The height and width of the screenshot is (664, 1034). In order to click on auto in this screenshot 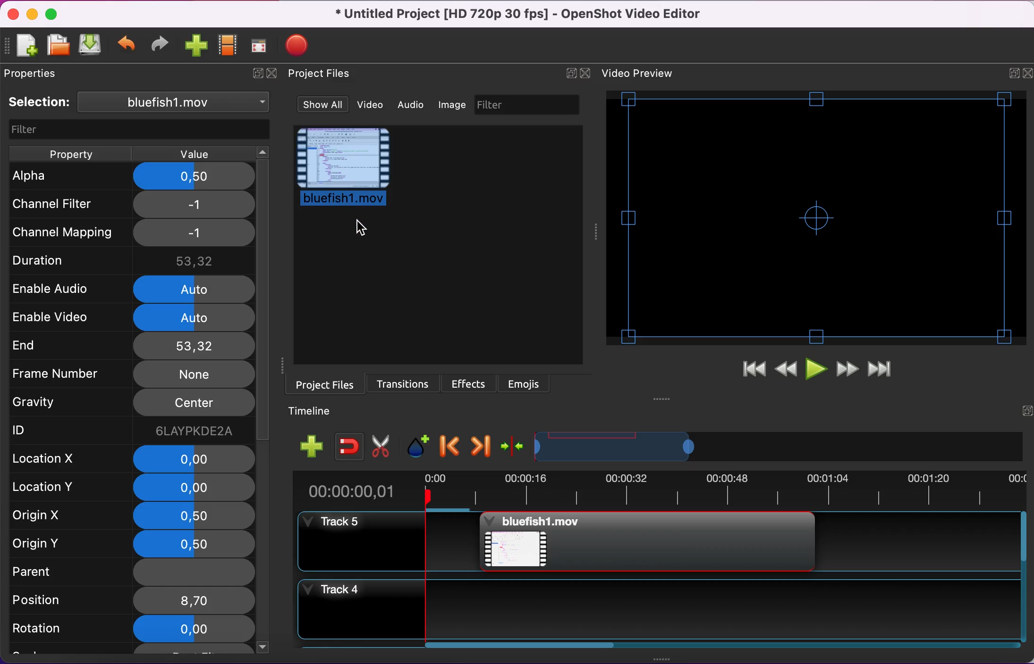, I will do `click(195, 289)`.